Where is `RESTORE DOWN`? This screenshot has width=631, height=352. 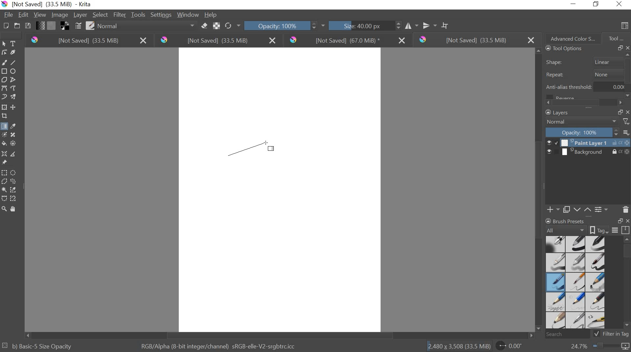 RESTORE DOWN is located at coordinates (597, 5).